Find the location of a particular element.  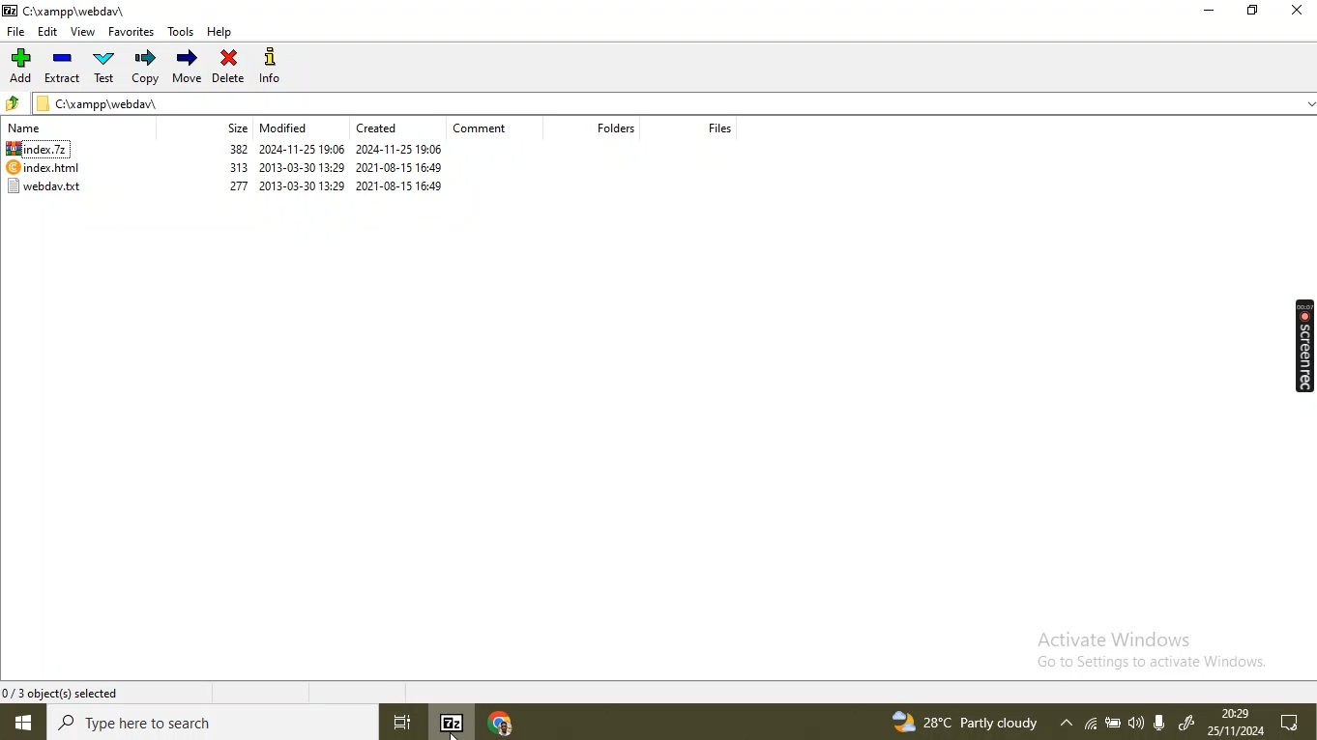

widows ink workspace is located at coordinates (1187, 725).